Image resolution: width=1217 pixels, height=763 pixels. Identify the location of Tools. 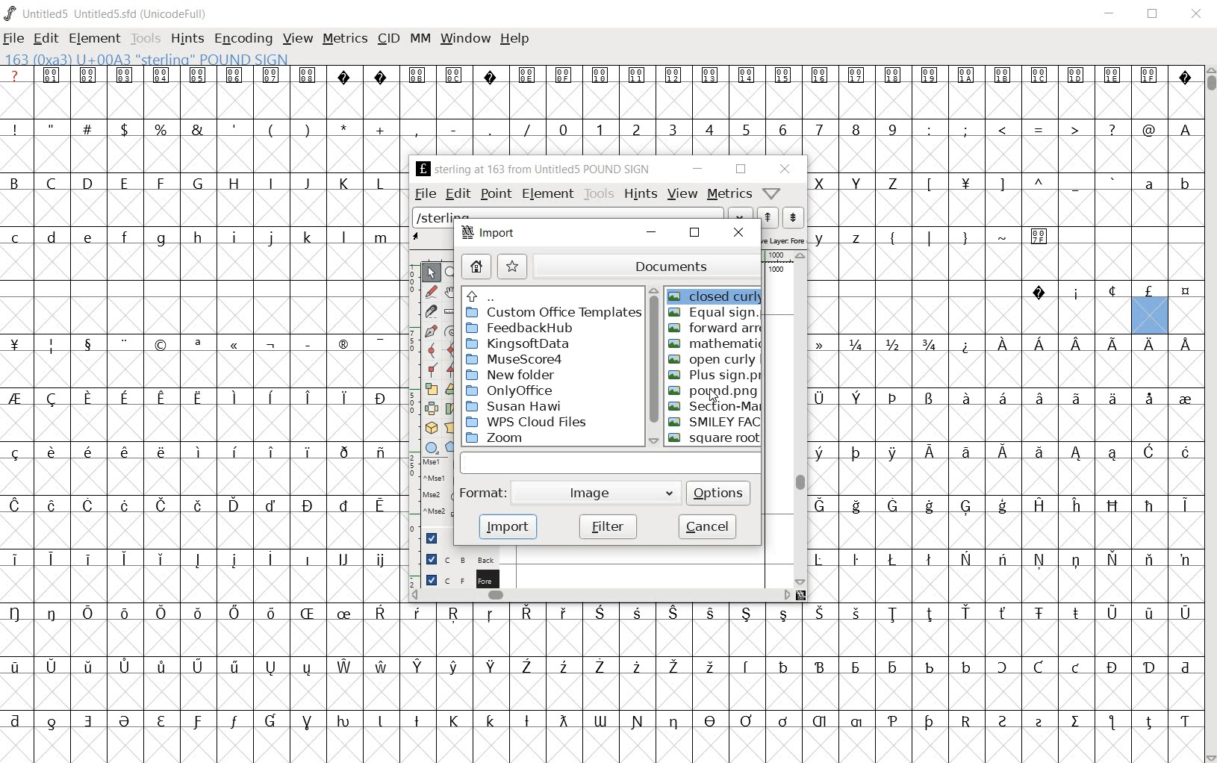
(146, 40).